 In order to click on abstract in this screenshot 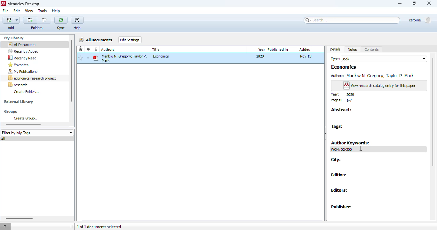, I will do `click(342, 110)`.